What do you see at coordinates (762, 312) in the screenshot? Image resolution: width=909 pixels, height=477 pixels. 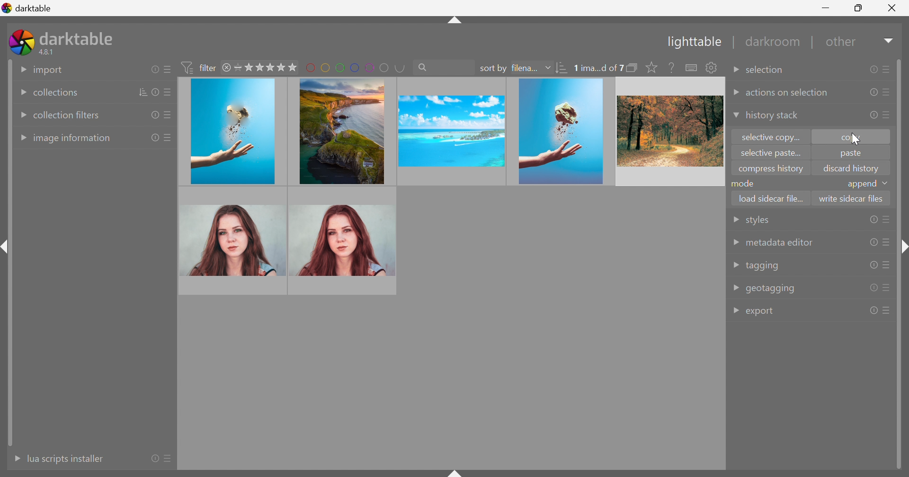 I see `export` at bounding box center [762, 312].